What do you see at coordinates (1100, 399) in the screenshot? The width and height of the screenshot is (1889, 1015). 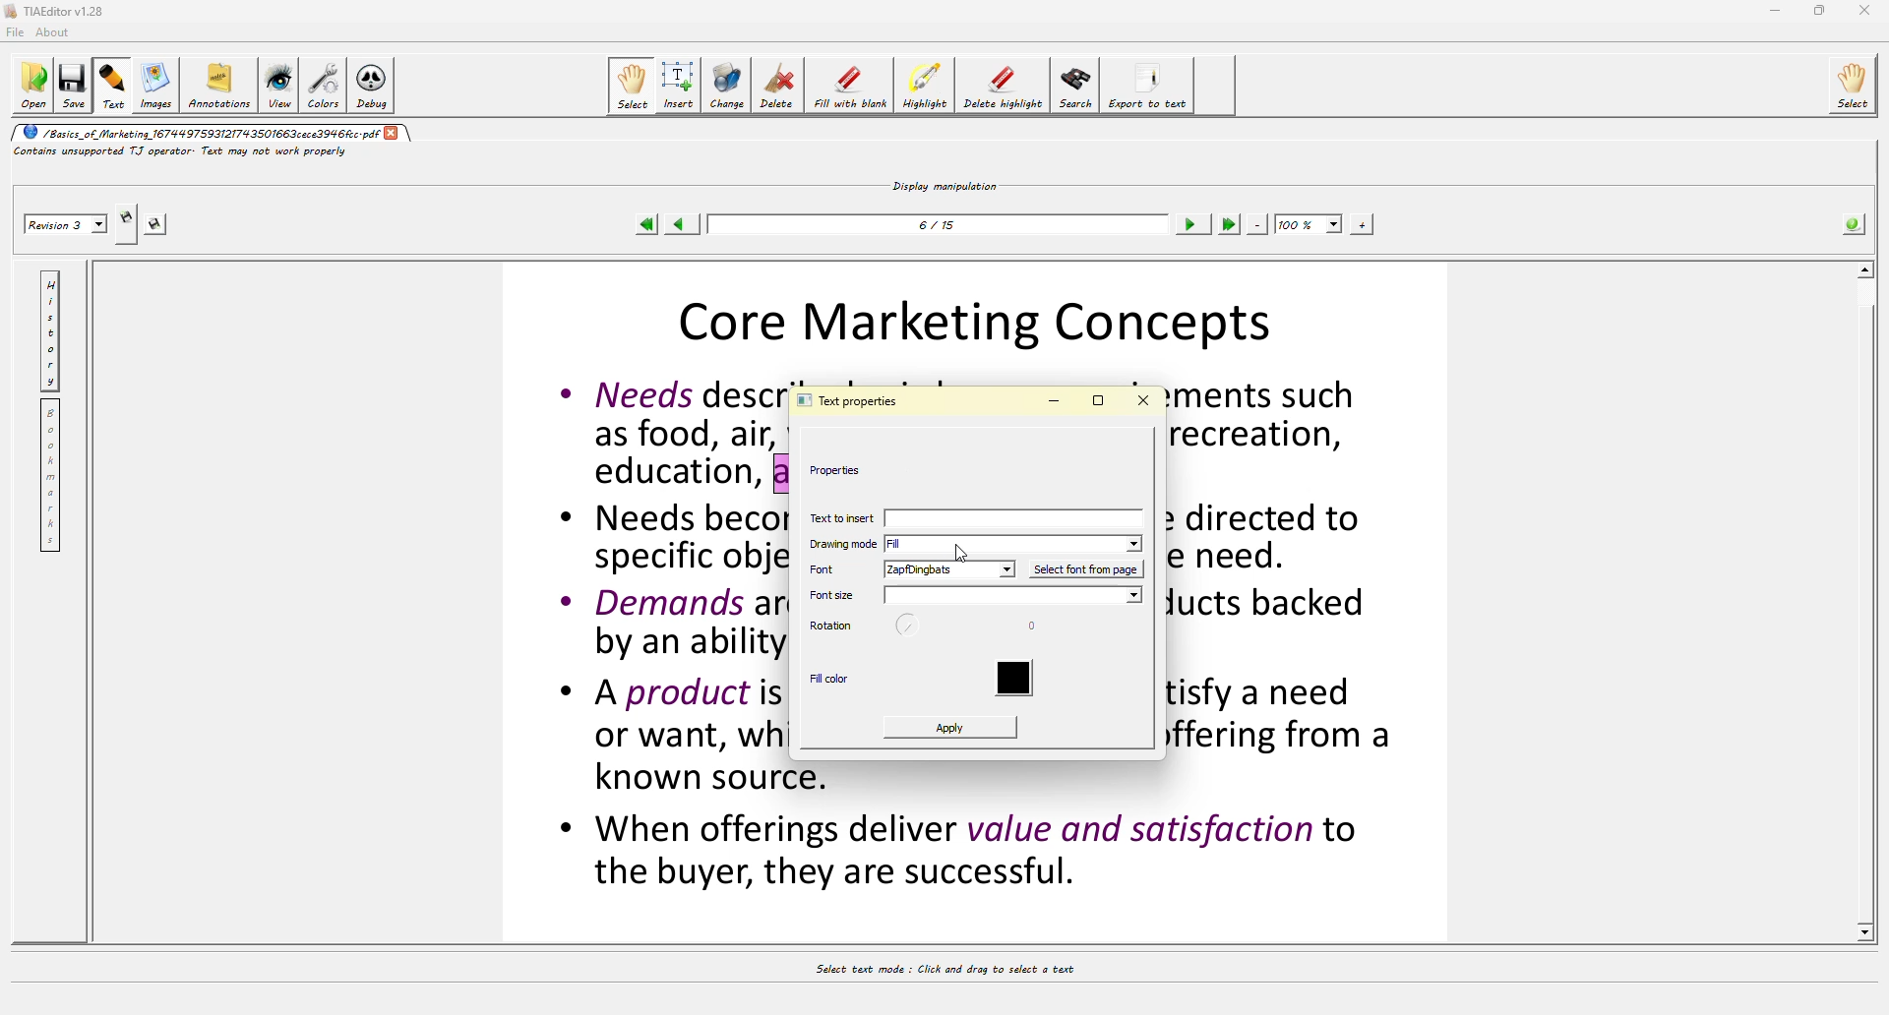 I see `maximize` at bounding box center [1100, 399].